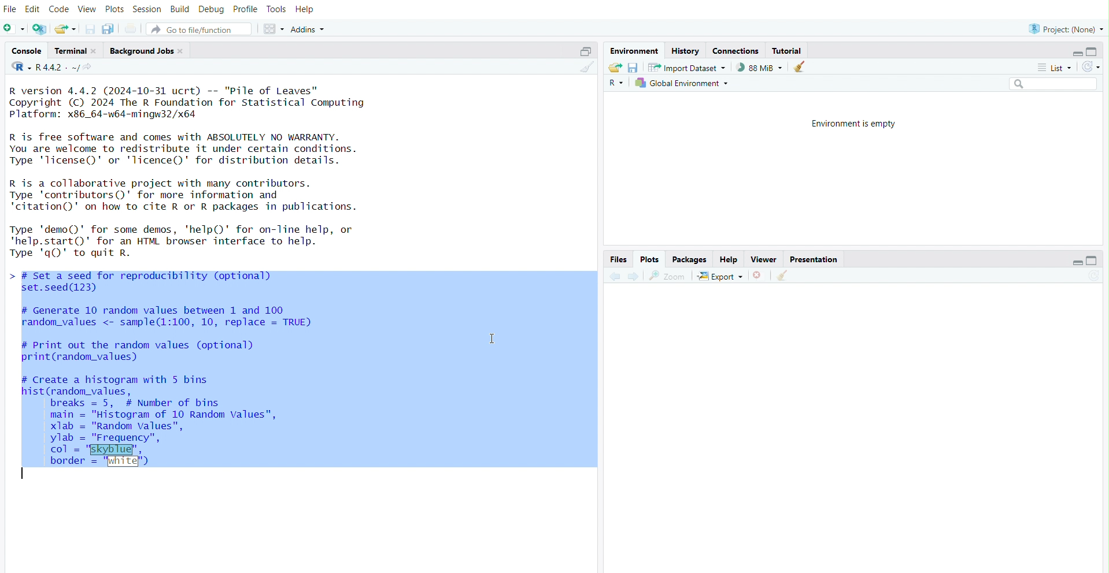  I want to click on export, so click(720, 276).